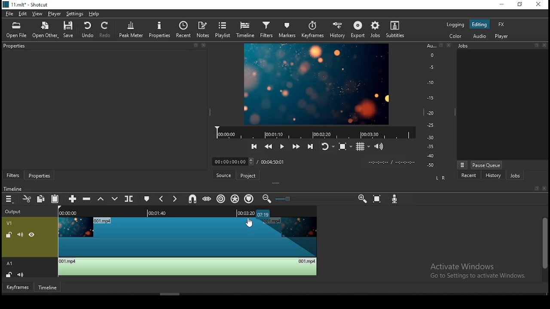 The image size is (550, 309). What do you see at coordinates (312, 28) in the screenshot?
I see `keyframes` at bounding box center [312, 28].